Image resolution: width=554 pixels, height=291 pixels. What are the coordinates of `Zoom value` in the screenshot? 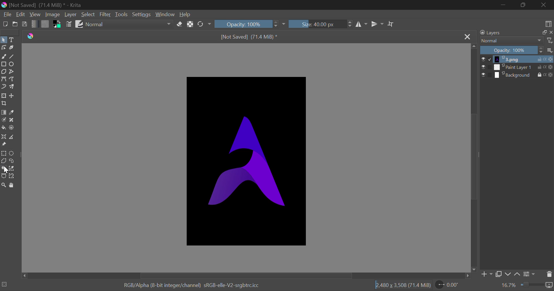 It's located at (509, 285).